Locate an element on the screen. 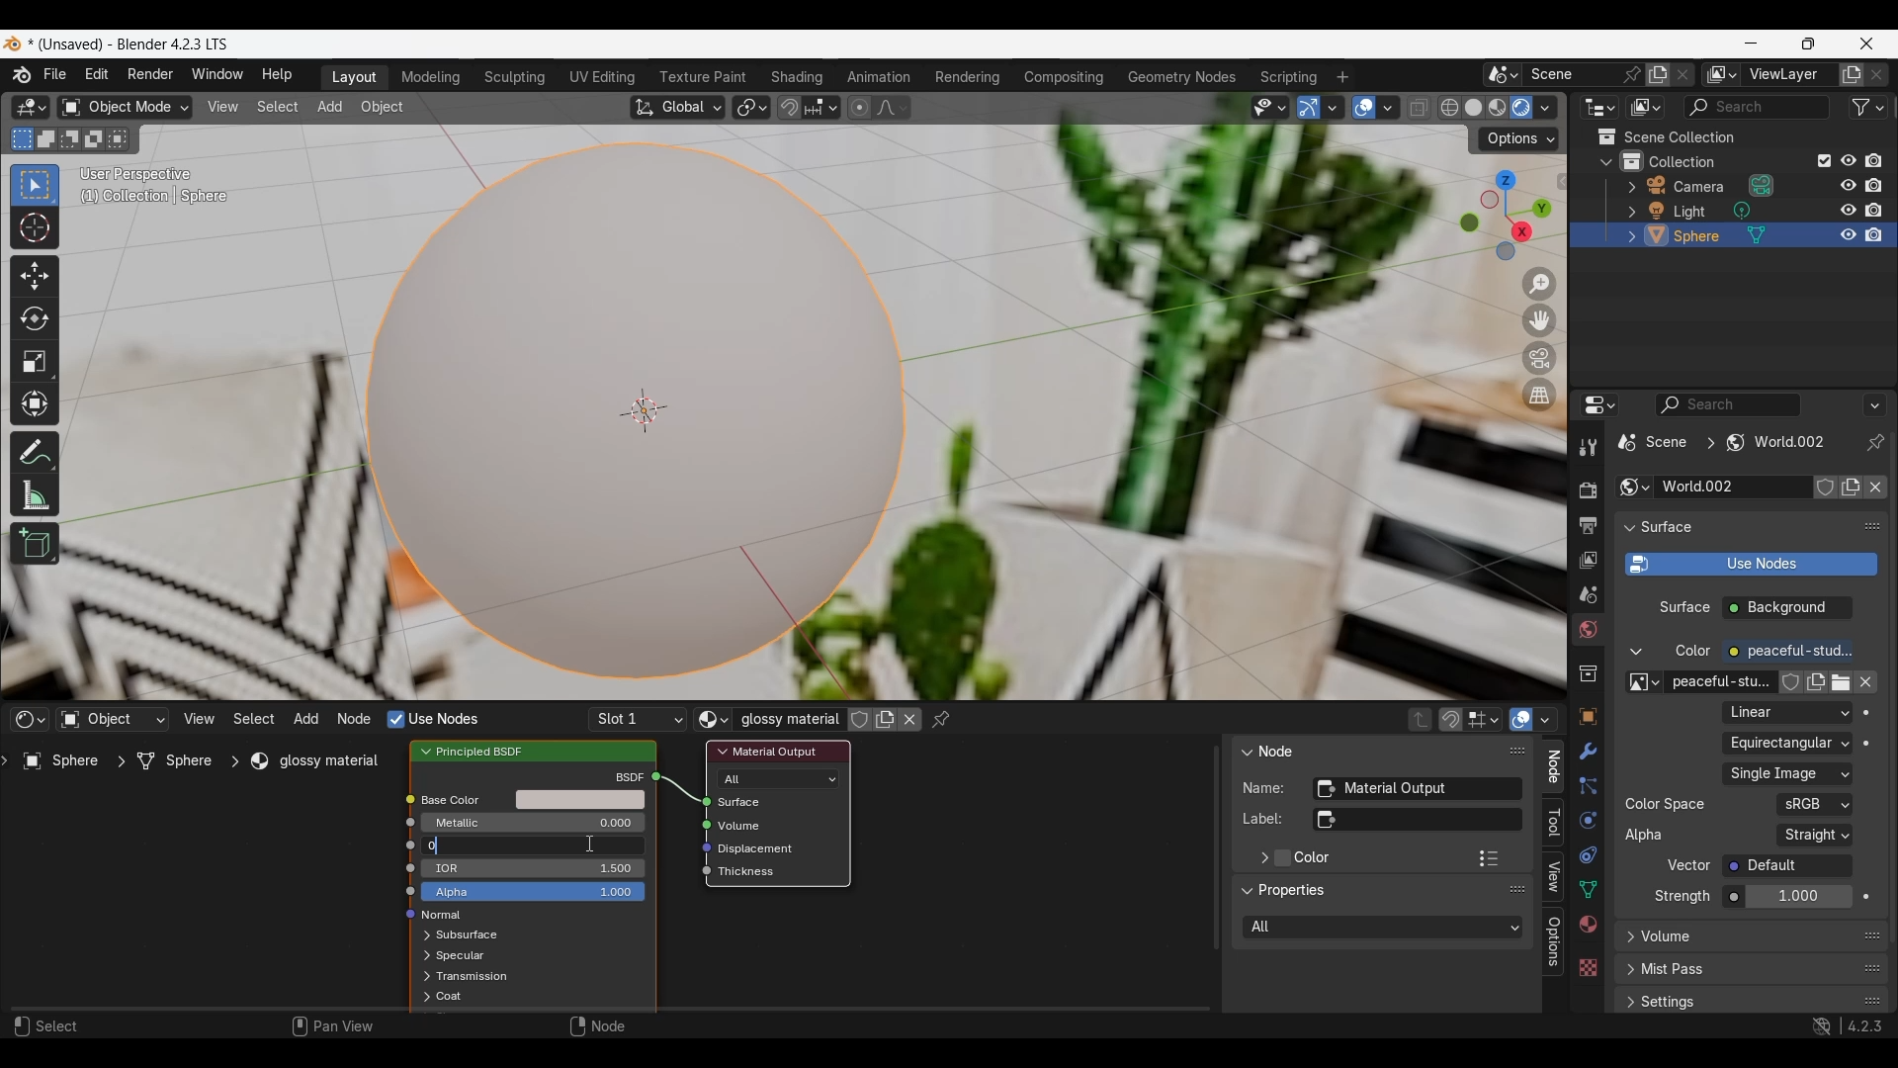  Float mist pass is located at coordinates (1873, 968).